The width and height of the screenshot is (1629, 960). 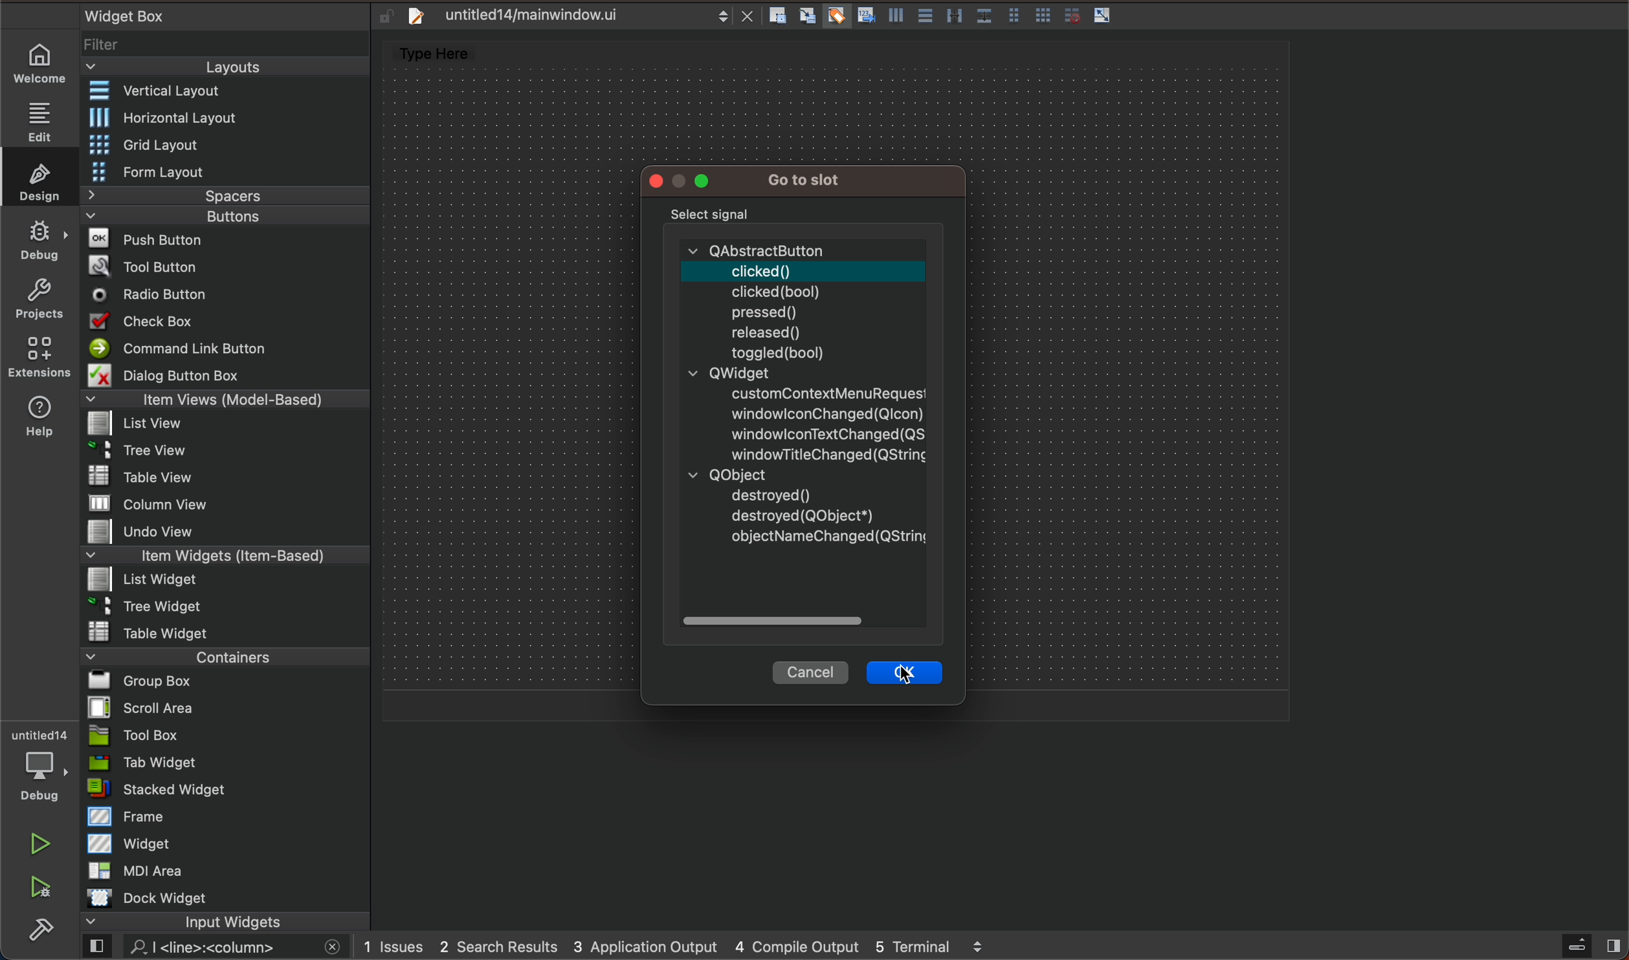 What do you see at coordinates (225, 241) in the screenshot?
I see `push button` at bounding box center [225, 241].